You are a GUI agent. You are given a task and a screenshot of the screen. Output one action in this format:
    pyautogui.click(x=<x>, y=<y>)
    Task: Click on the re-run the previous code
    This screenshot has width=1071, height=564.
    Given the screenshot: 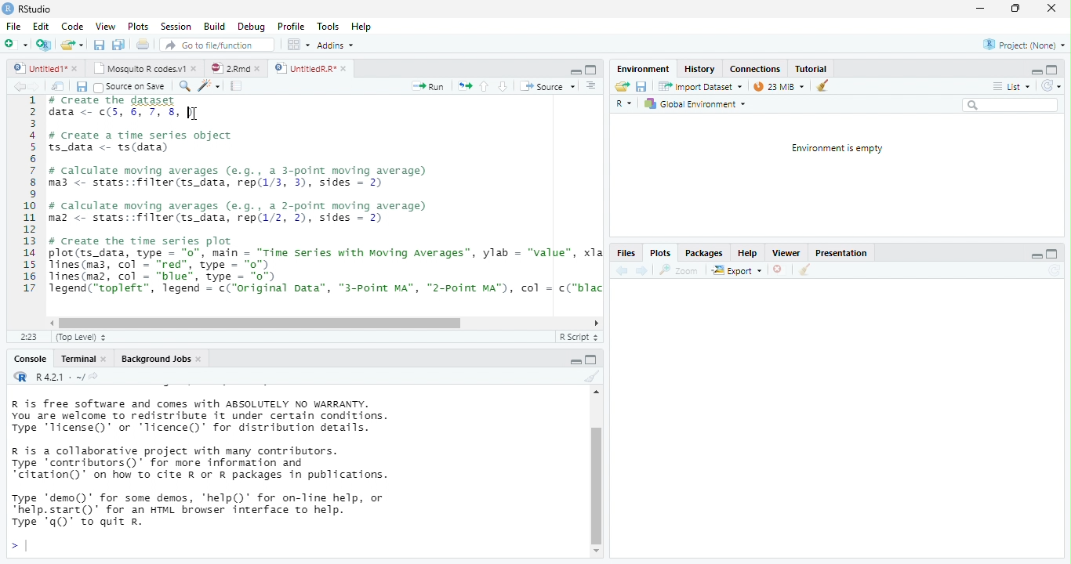 What is the action you would take?
    pyautogui.click(x=465, y=86)
    